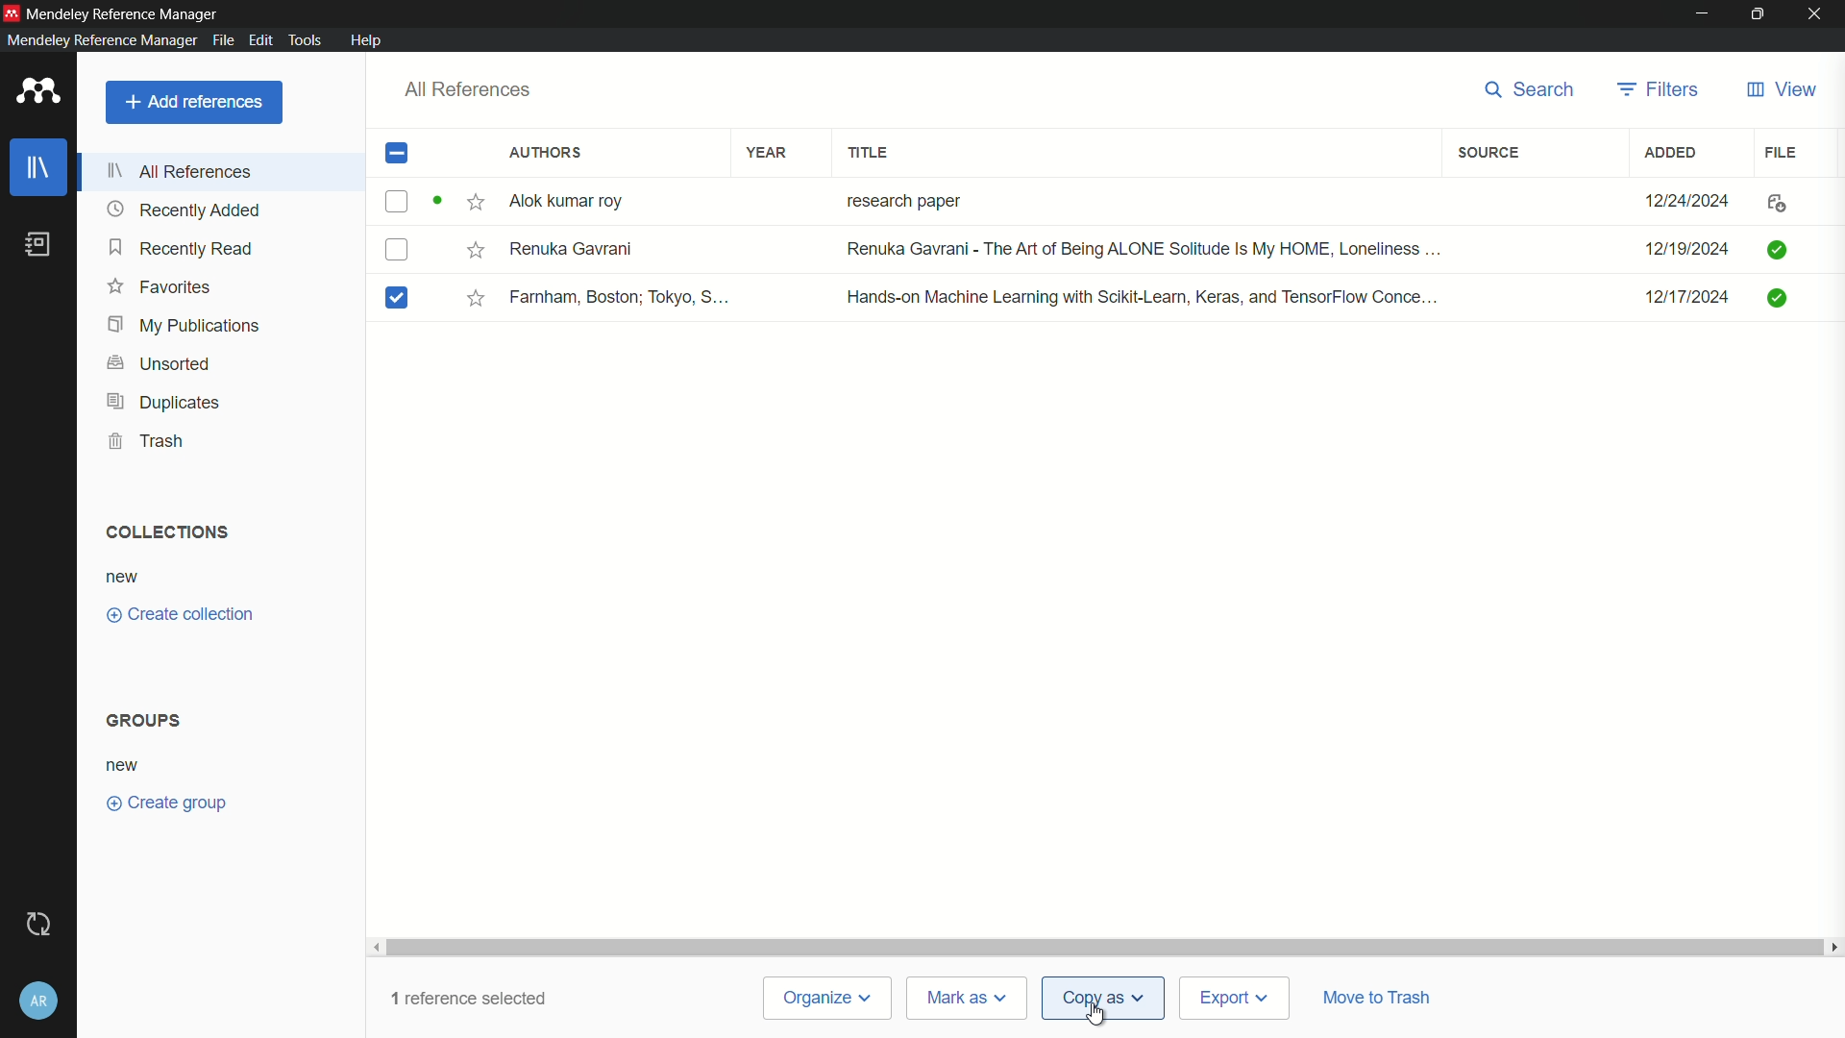  I want to click on account and help, so click(39, 996).